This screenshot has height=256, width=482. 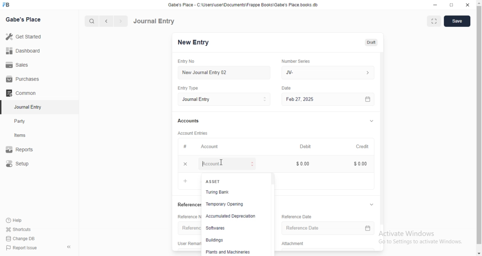 I want to click on New entry, so click(x=198, y=43).